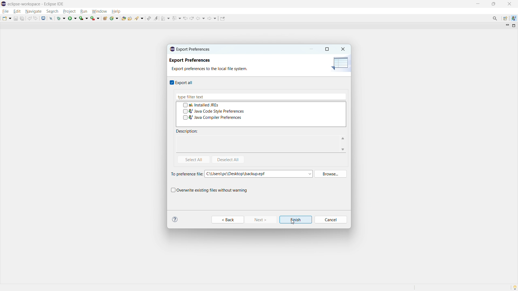 The image size is (518, 291). What do you see at coordinates (505, 18) in the screenshot?
I see `open perspective` at bounding box center [505, 18].